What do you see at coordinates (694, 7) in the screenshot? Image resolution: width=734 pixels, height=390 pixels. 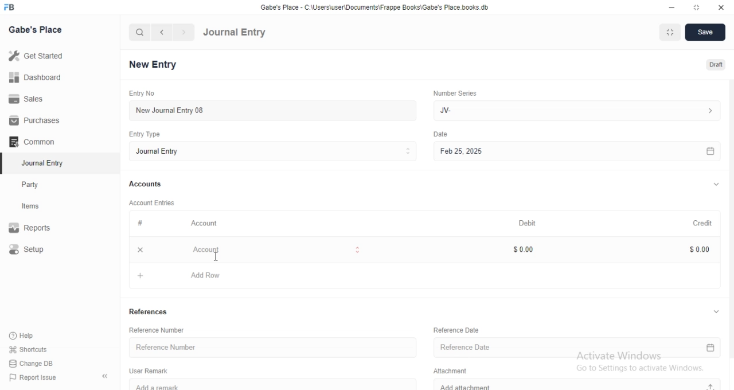 I see `resize` at bounding box center [694, 7].